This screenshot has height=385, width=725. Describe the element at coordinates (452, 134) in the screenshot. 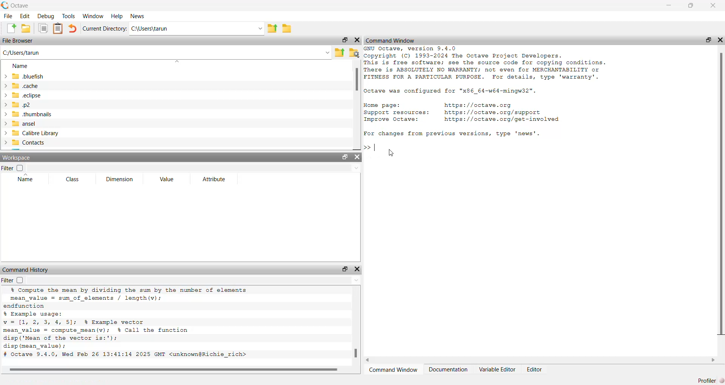

I see `For changes from previous versions, type 'news'.` at that location.